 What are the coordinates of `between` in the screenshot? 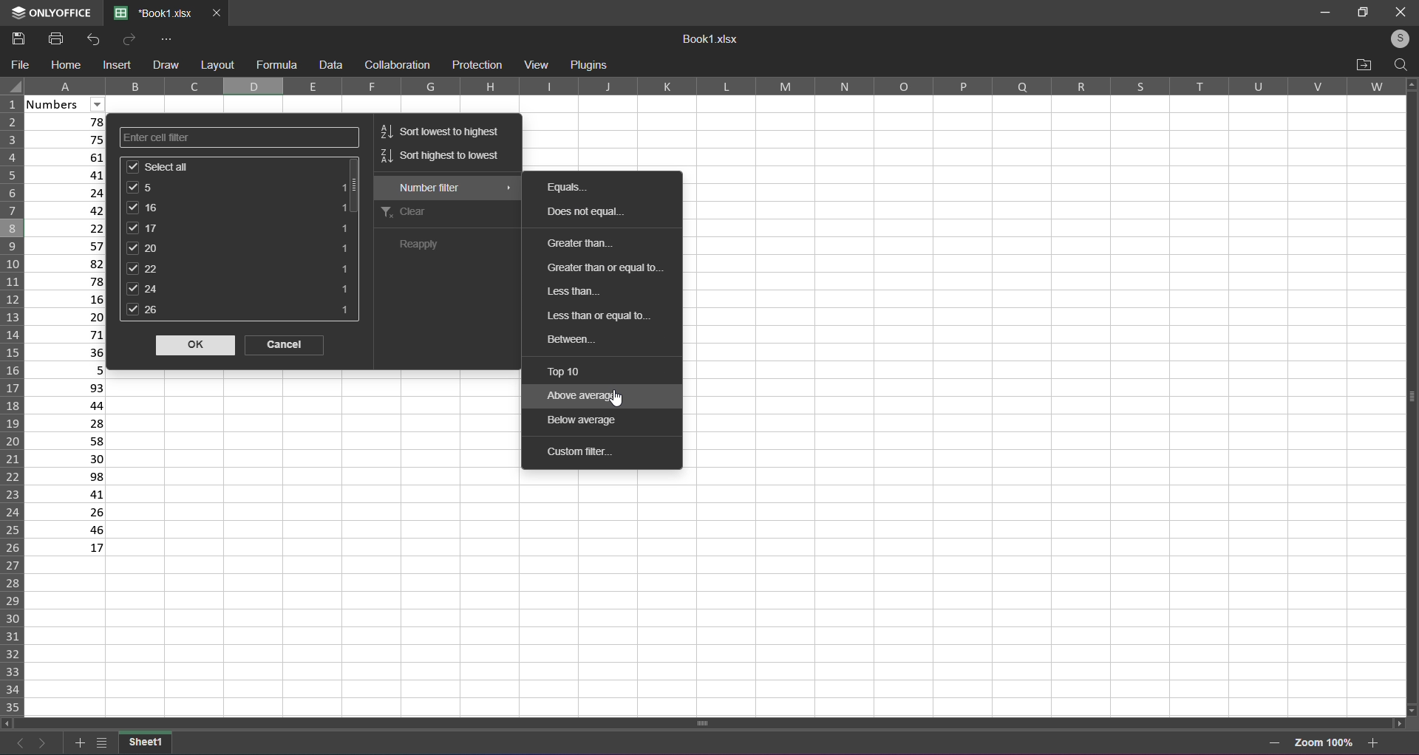 It's located at (605, 339).